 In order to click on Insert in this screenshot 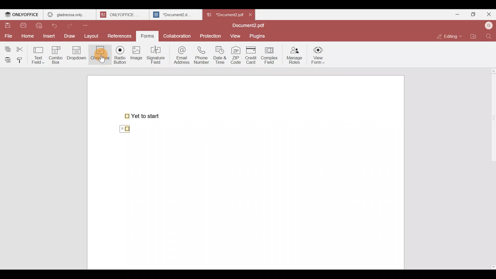, I will do `click(48, 36)`.